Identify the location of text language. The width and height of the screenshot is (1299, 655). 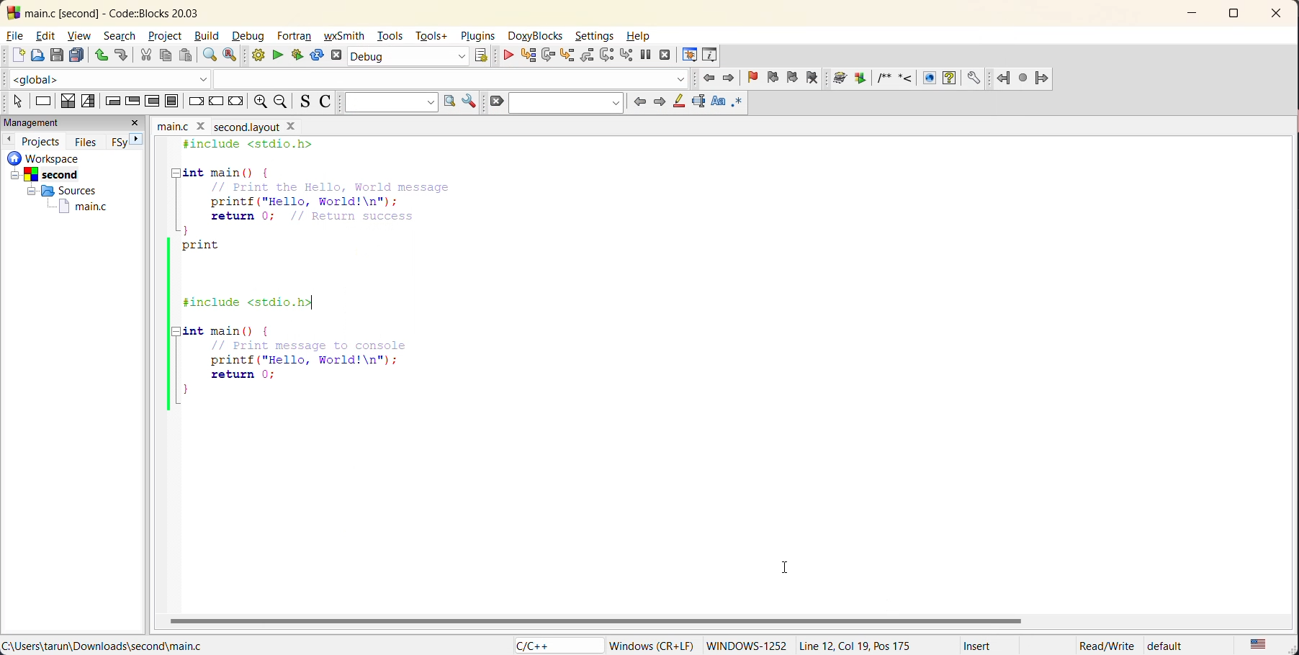
(1261, 643).